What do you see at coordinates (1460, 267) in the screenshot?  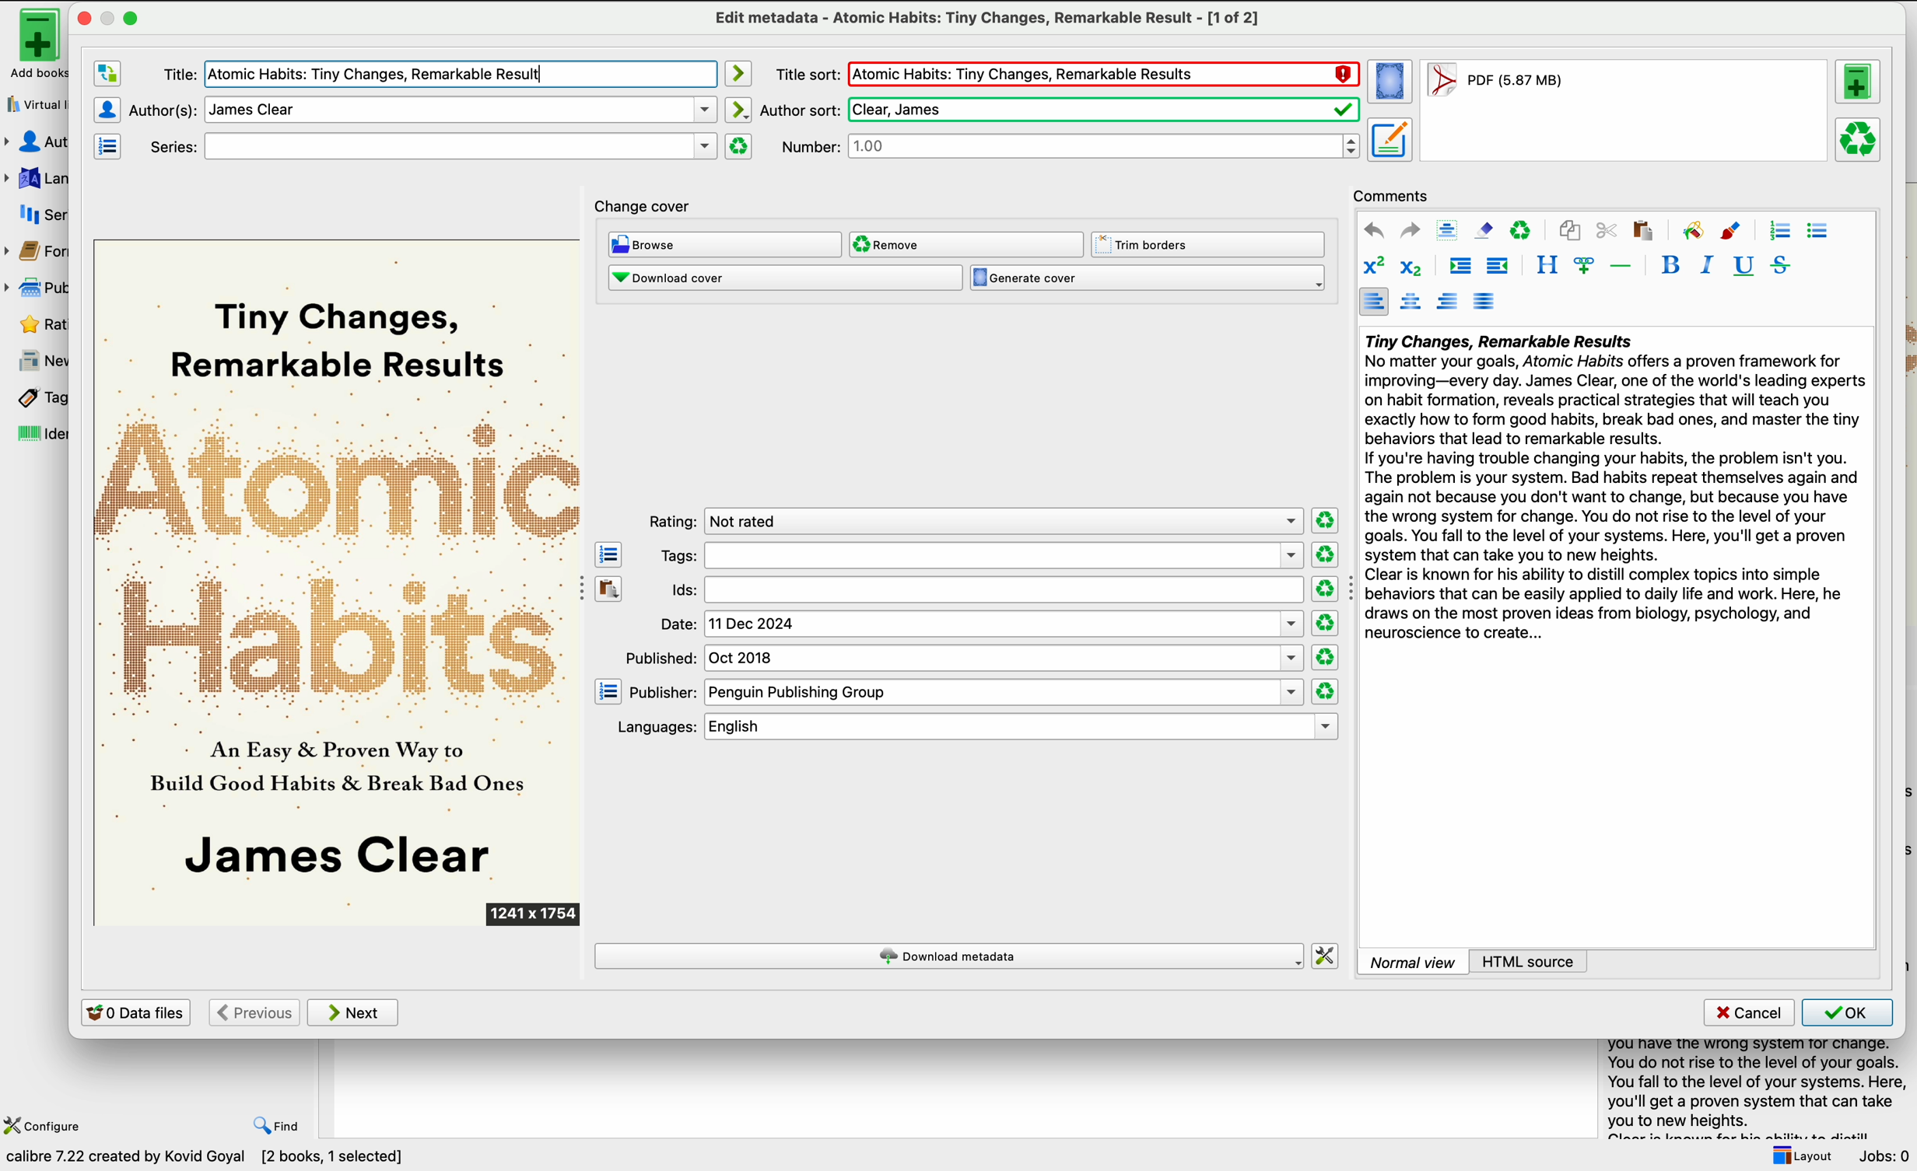 I see `increase indentation` at bounding box center [1460, 267].